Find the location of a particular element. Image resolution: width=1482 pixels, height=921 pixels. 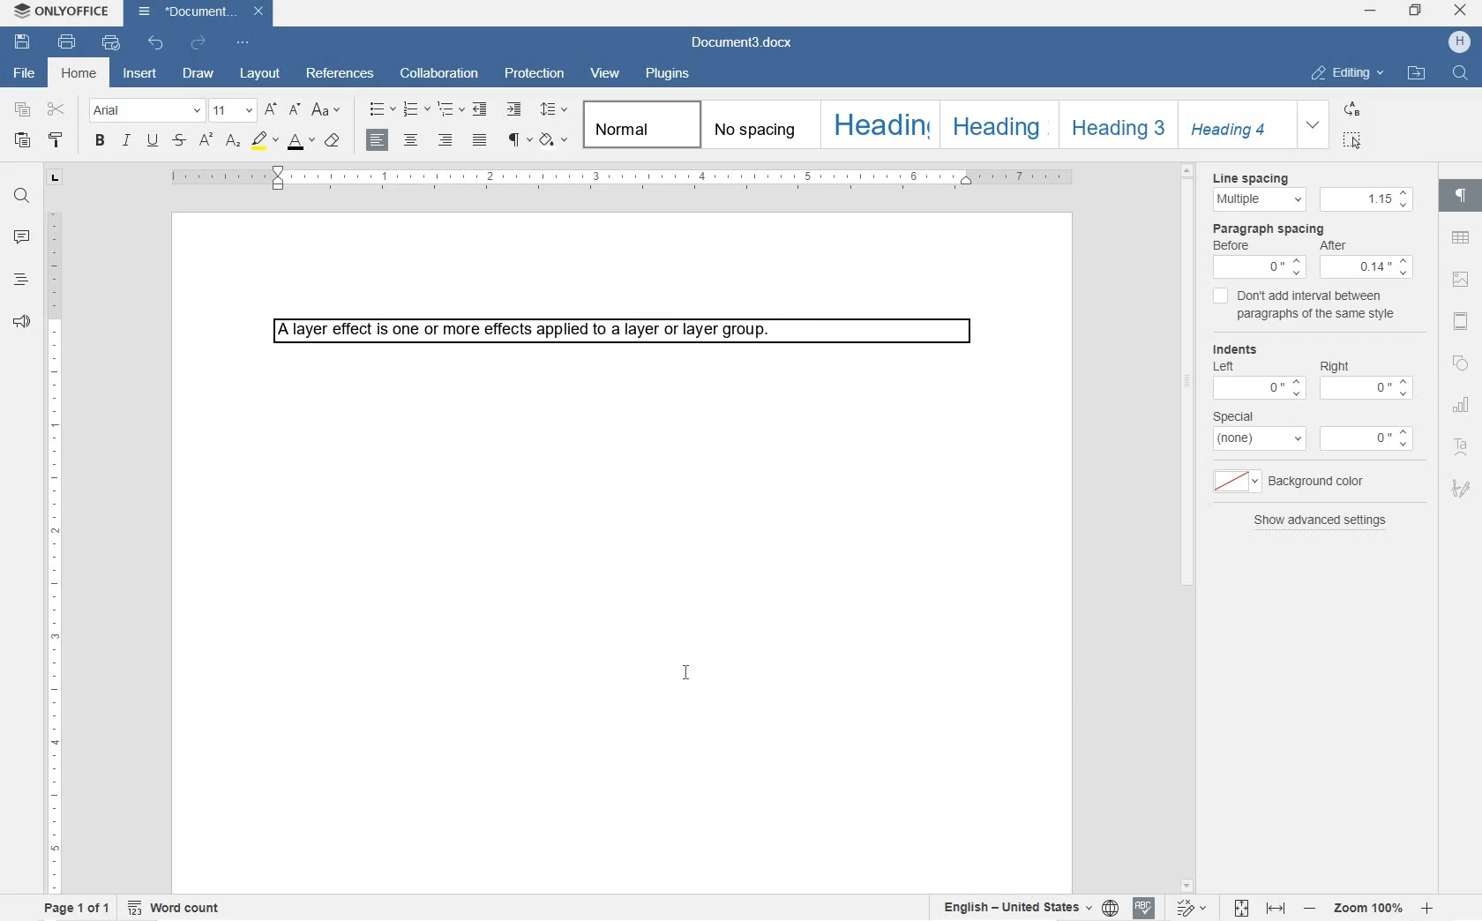

background color is located at coordinates (1299, 481).